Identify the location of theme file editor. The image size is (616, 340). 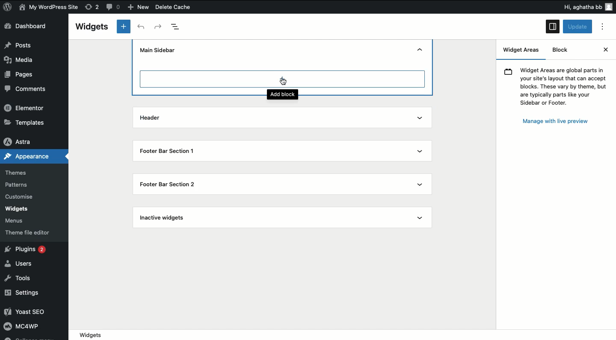
(27, 232).